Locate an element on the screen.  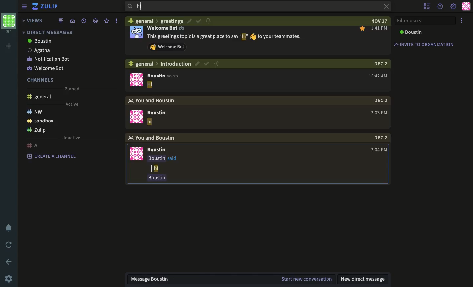
filter users  is located at coordinates (426, 20).